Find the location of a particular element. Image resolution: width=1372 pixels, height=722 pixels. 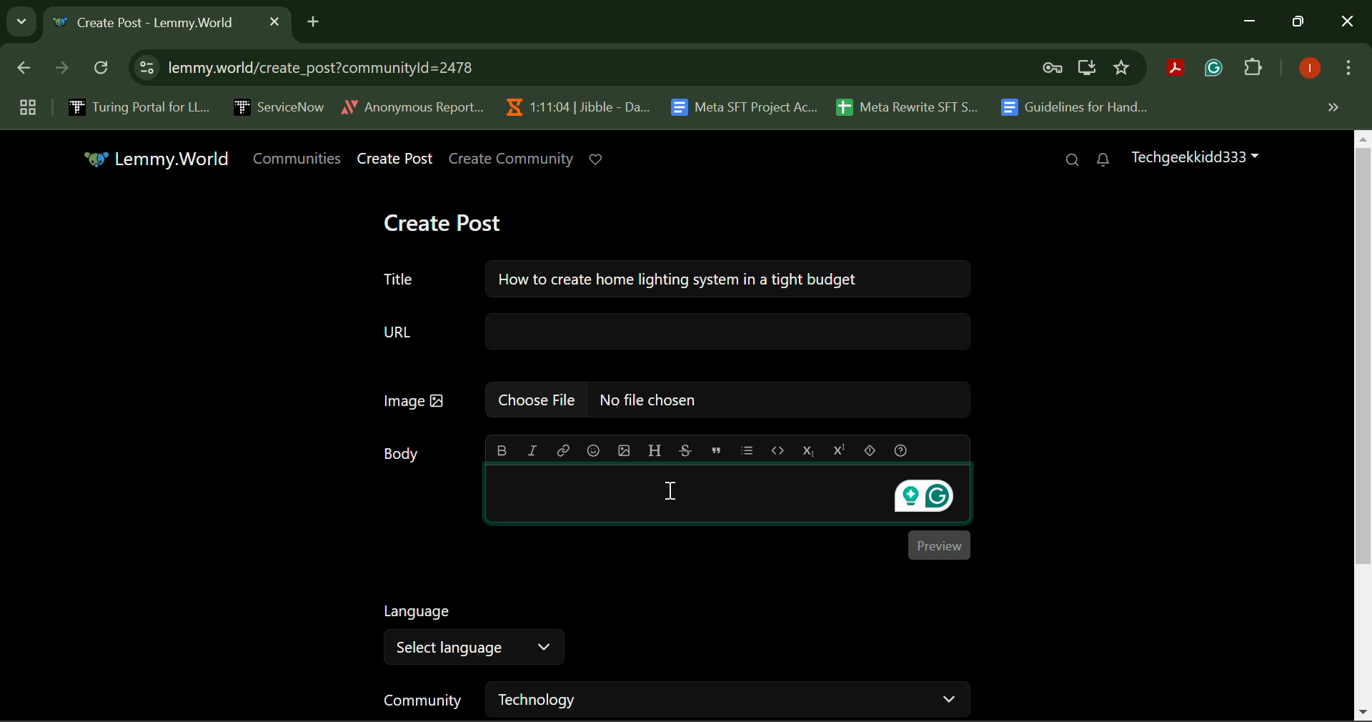

Add Tab is located at coordinates (313, 19).